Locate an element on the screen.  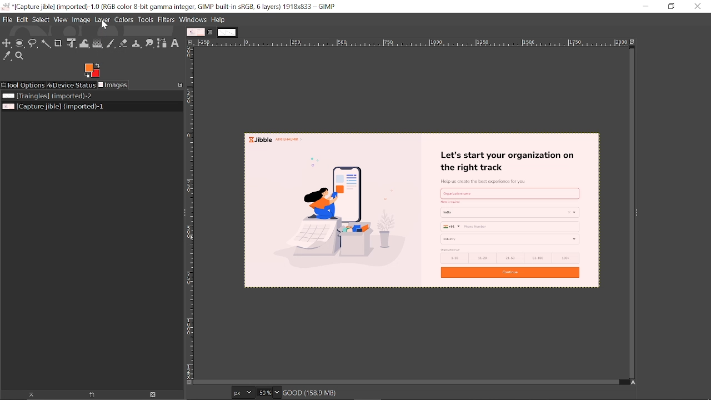
Colors is located at coordinates (124, 20).